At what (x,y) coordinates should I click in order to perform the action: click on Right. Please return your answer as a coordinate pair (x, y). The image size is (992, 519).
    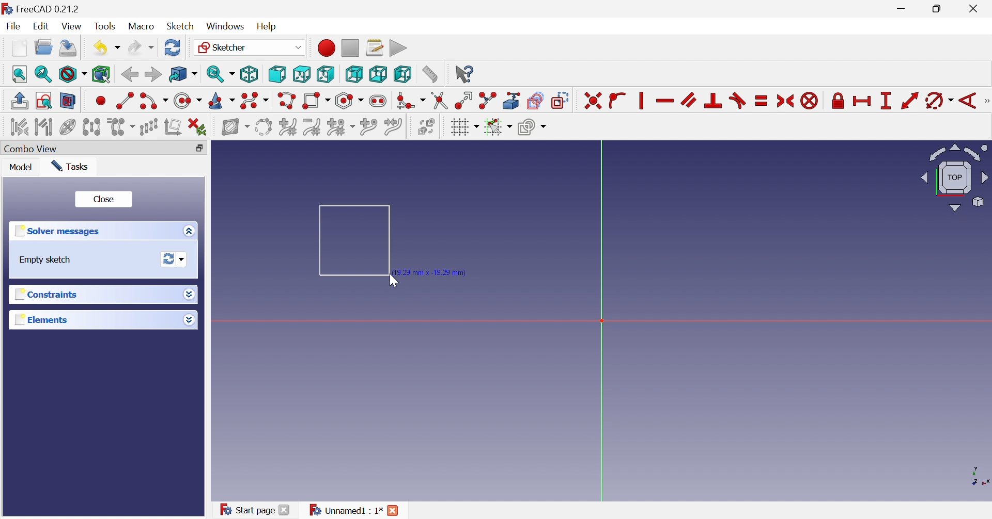
    Looking at the image, I should click on (324, 74).